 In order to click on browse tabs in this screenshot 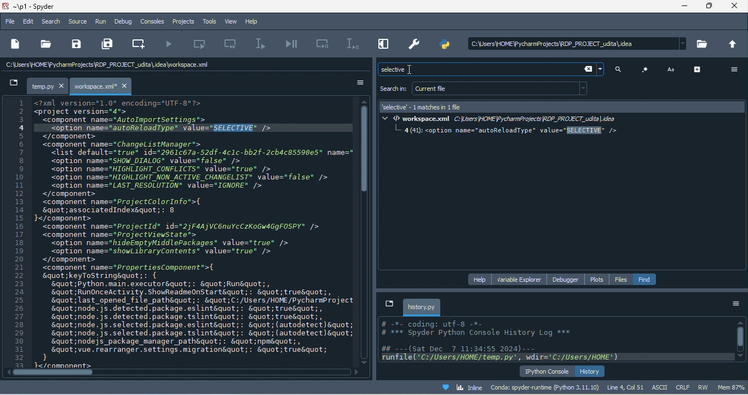, I will do `click(388, 304)`.